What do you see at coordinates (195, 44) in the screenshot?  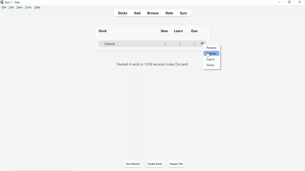 I see `0` at bounding box center [195, 44].